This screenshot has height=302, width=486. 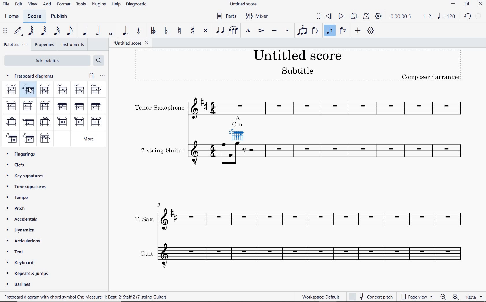 I want to click on PALETTES, so click(x=15, y=45).